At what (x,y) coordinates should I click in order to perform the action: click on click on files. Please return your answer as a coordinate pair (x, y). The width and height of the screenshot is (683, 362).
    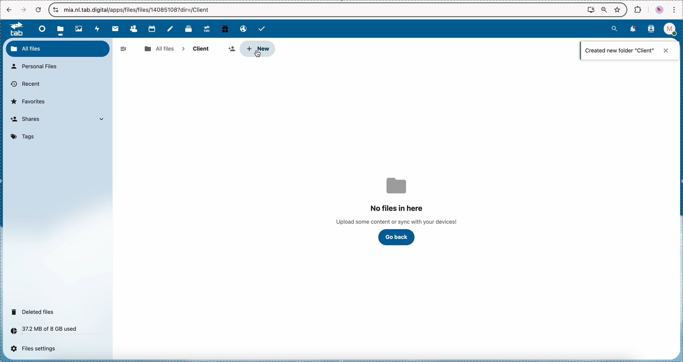
    Looking at the image, I should click on (62, 29).